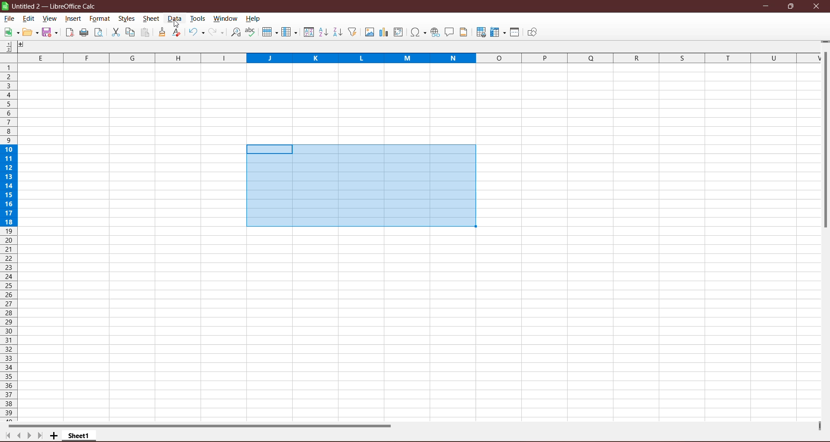 The image size is (830, 442). What do you see at coordinates (198, 18) in the screenshot?
I see `Tools` at bounding box center [198, 18].